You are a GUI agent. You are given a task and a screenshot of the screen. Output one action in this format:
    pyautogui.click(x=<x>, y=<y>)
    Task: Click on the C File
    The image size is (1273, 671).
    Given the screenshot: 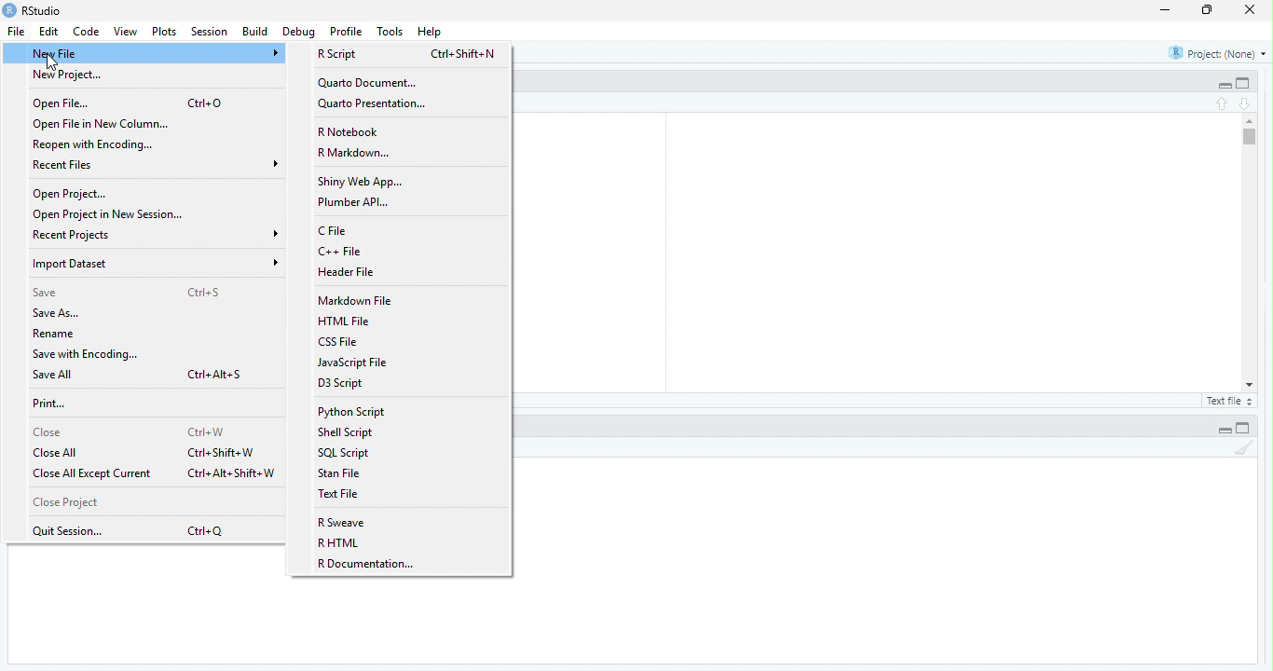 What is the action you would take?
    pyautogui.click(x=335, y=231)
    